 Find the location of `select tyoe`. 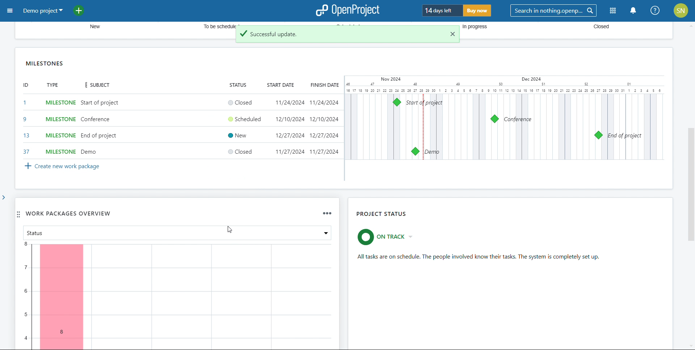

select tyoe is located at coordinates (61, 127).